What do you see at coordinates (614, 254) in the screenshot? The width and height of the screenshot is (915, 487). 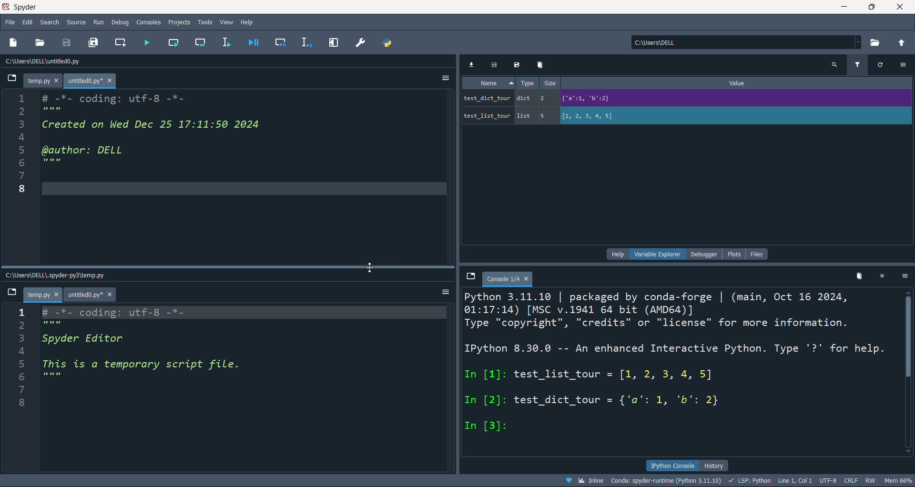 I see `help` at bounding box center [614, 254].